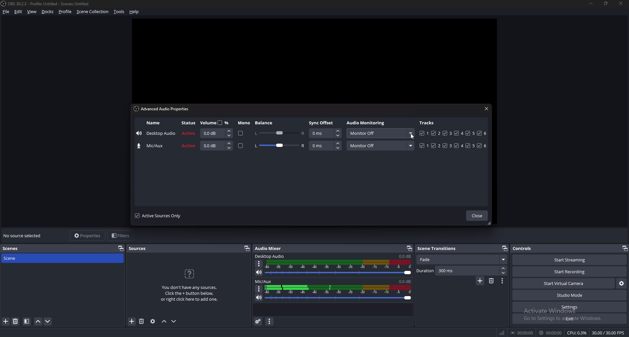 This screenshot has height=337, width=629. Describe the element at coordinates (16, 322) in the screenshot. I see `delete scene` at that location.